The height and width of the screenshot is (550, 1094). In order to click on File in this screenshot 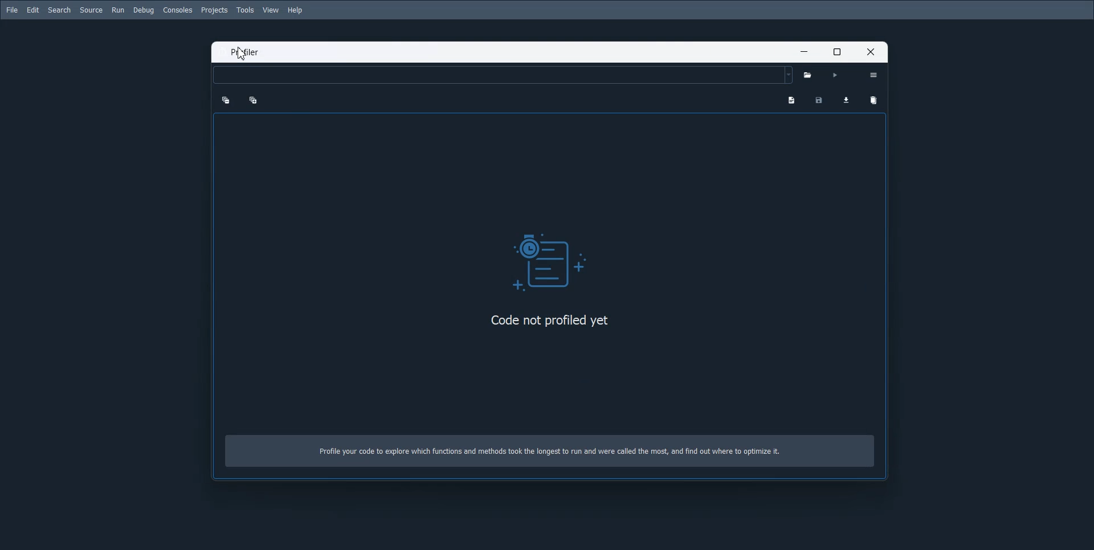, I will do `click(13, 10)`.